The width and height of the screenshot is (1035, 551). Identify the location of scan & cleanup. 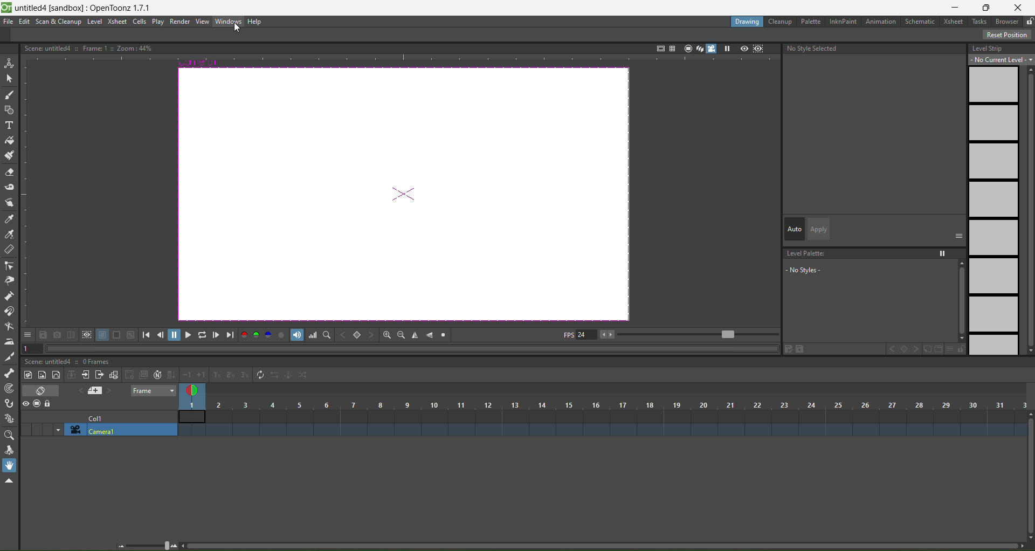
(59, 22).